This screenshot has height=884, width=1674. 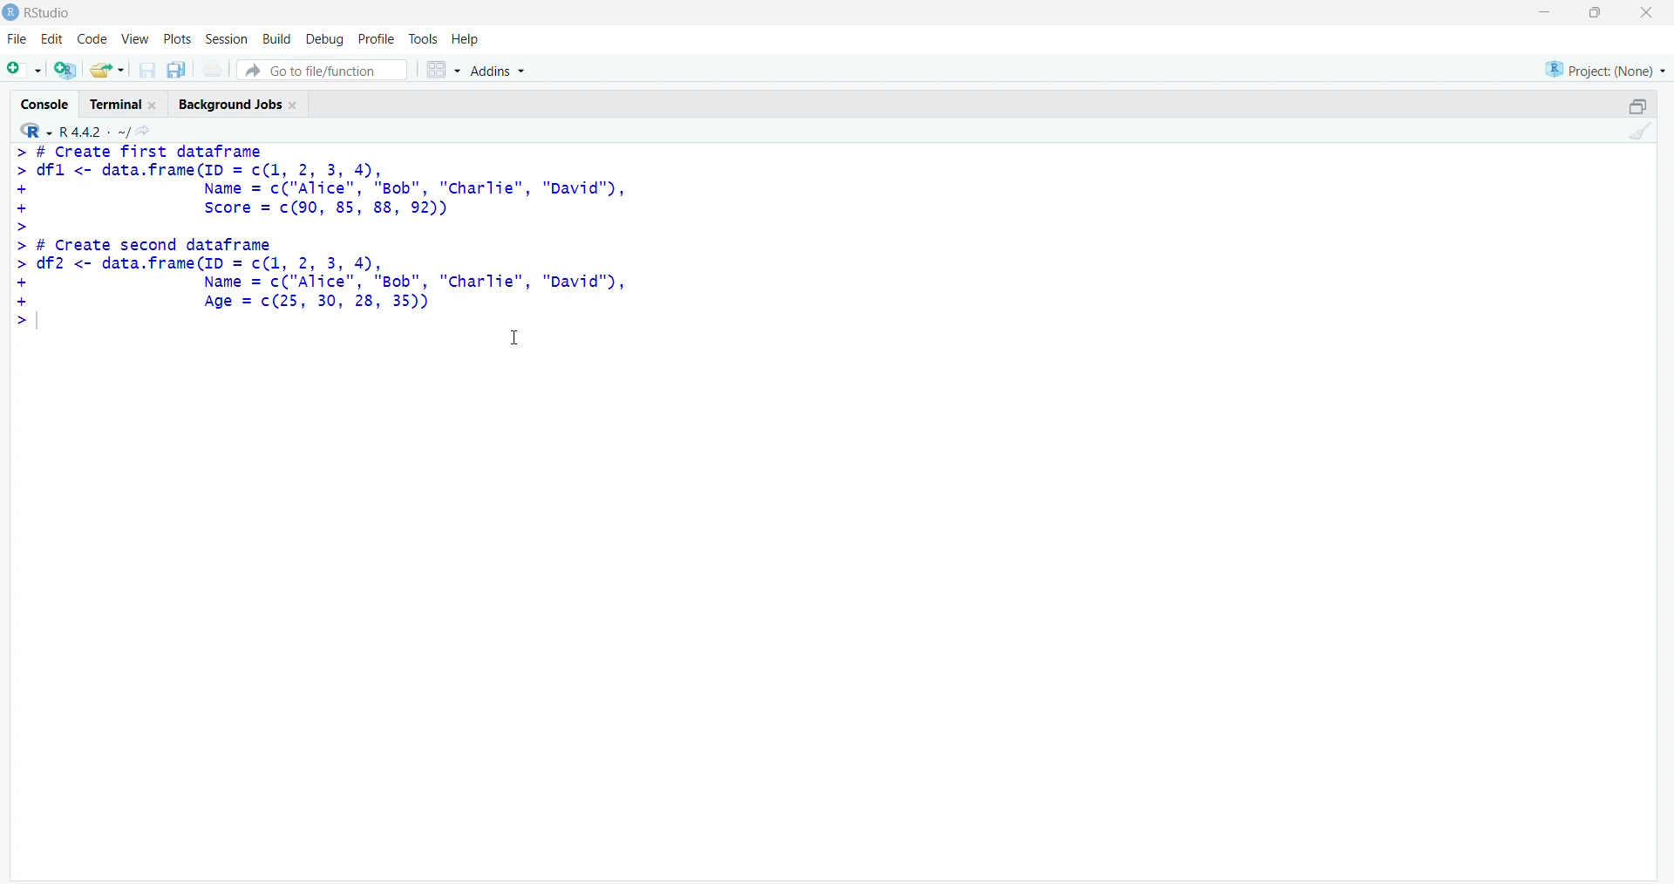 What do you see at coordinates (66, 70) in the screenshot?
I see `add R file` at bounding box center [66, 70].